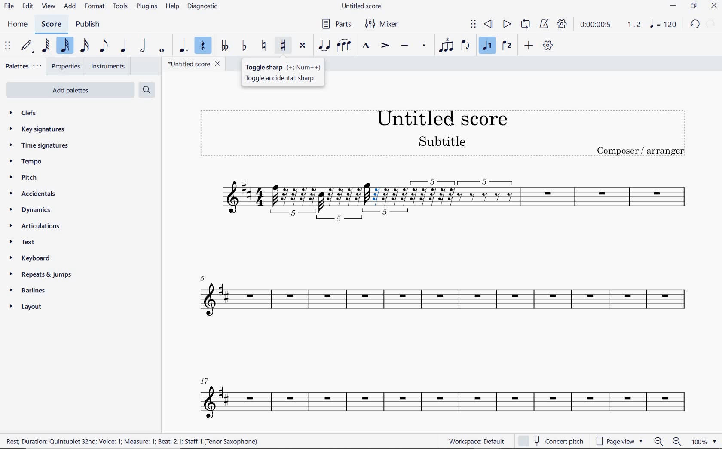 This screenshot has height=449, width=722. Describe the element at coordinates (675, 6) in the screenshot. I see `MINIMIZE` at that location.